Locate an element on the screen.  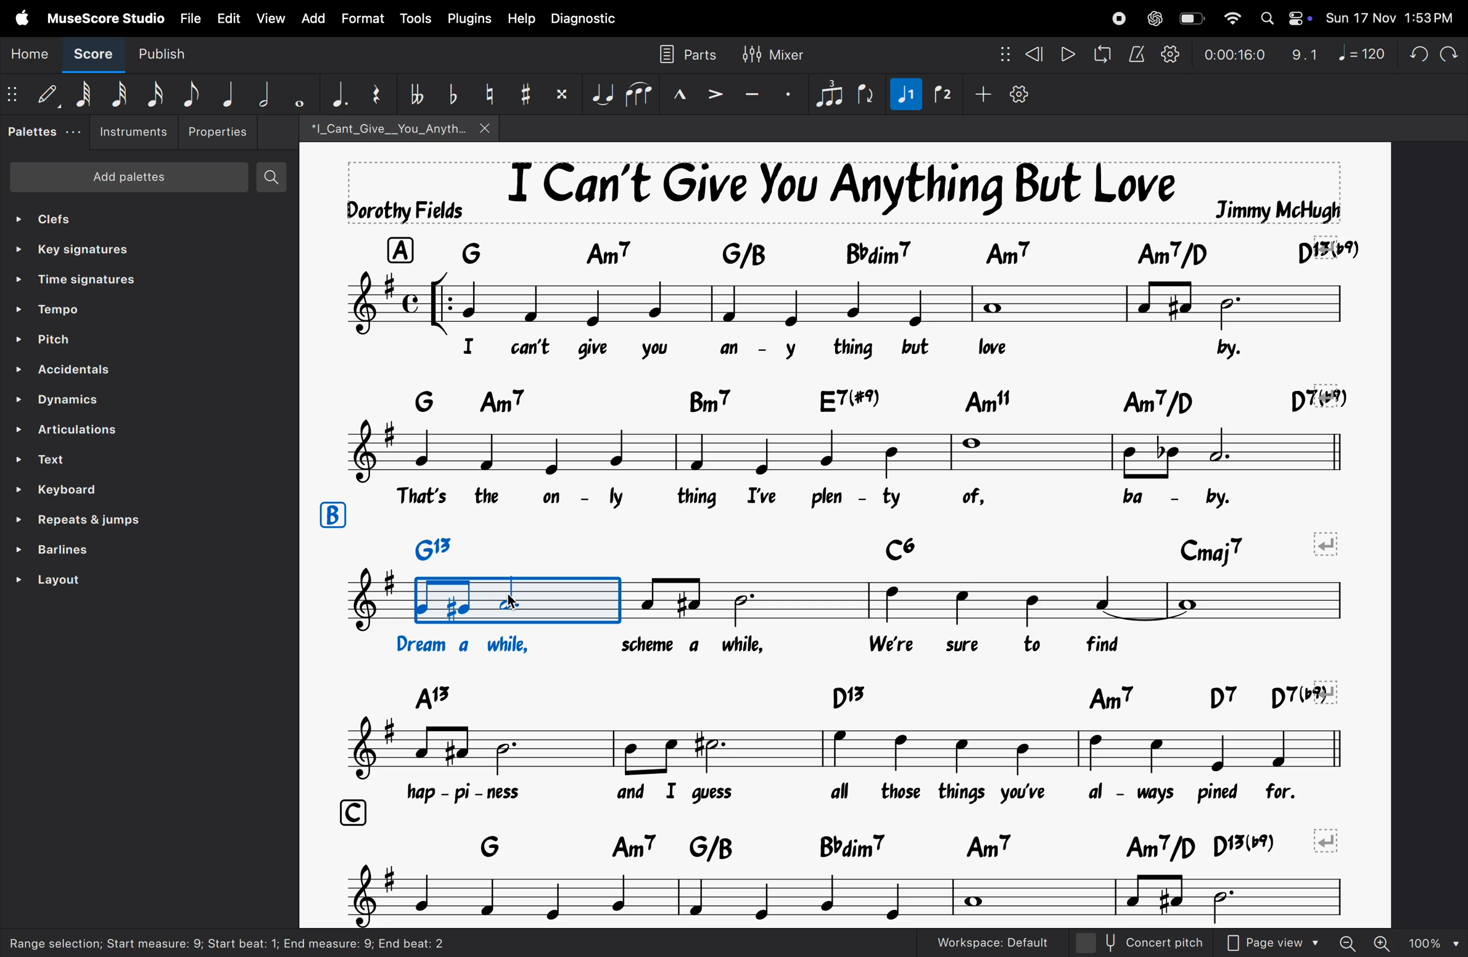
Text  is located at coordinates (56, 458).